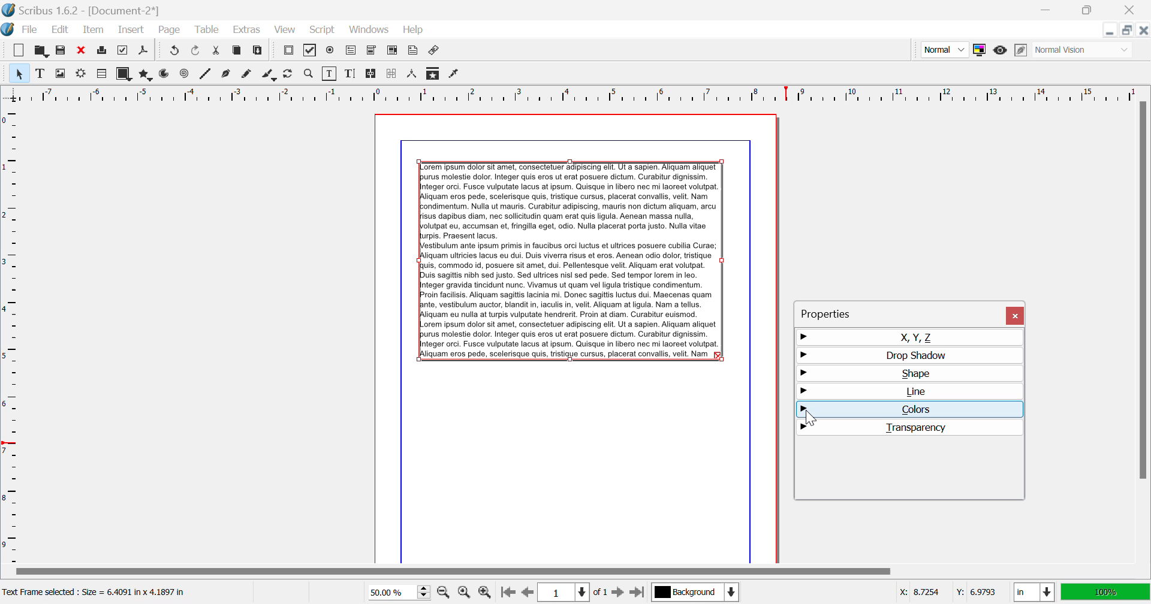 The image size is (1151, 604). I want to click on Calligraphic Line, so click(270, 75).